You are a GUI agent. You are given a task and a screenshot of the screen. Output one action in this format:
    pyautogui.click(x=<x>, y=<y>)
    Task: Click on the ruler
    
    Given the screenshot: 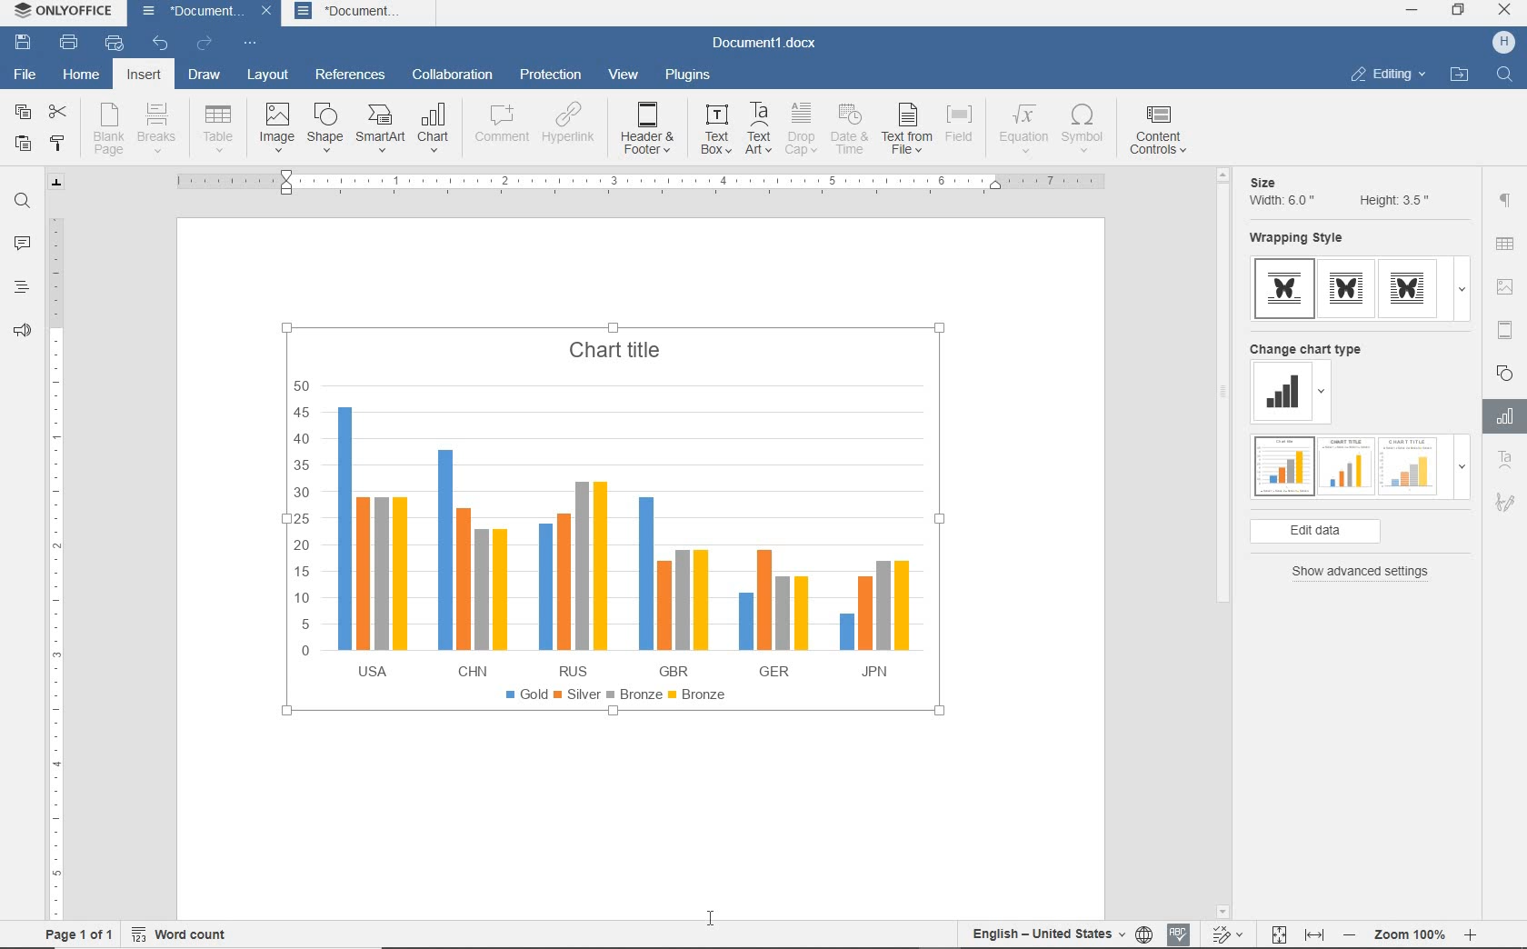 What is the action you would take?
    pyautogui.click(x=55, y=561)
    